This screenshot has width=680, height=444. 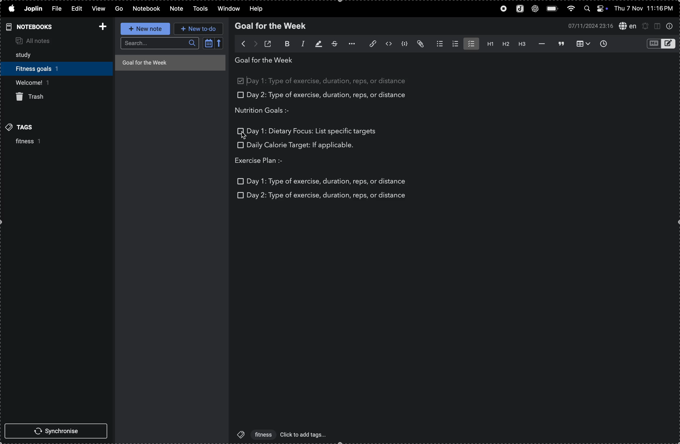 What do you see at coordinates (504, 44) in the screenshot?
I see `heading 2` at bounding box center [504, 44].